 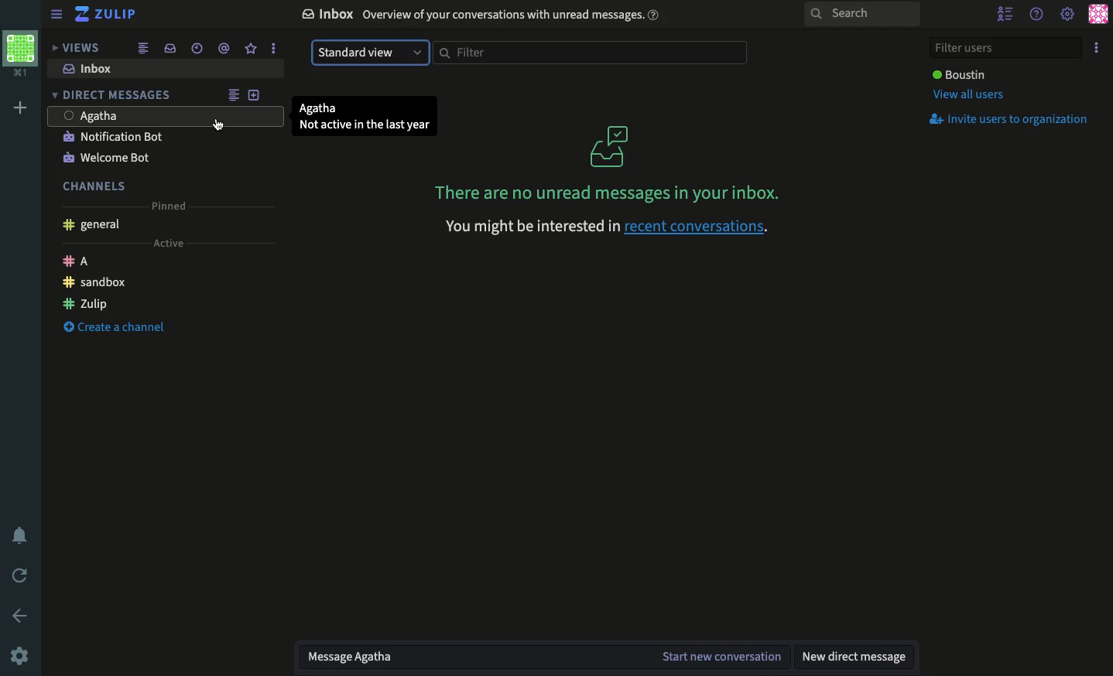 I want to click on Feed, so click(x=233, y=94).